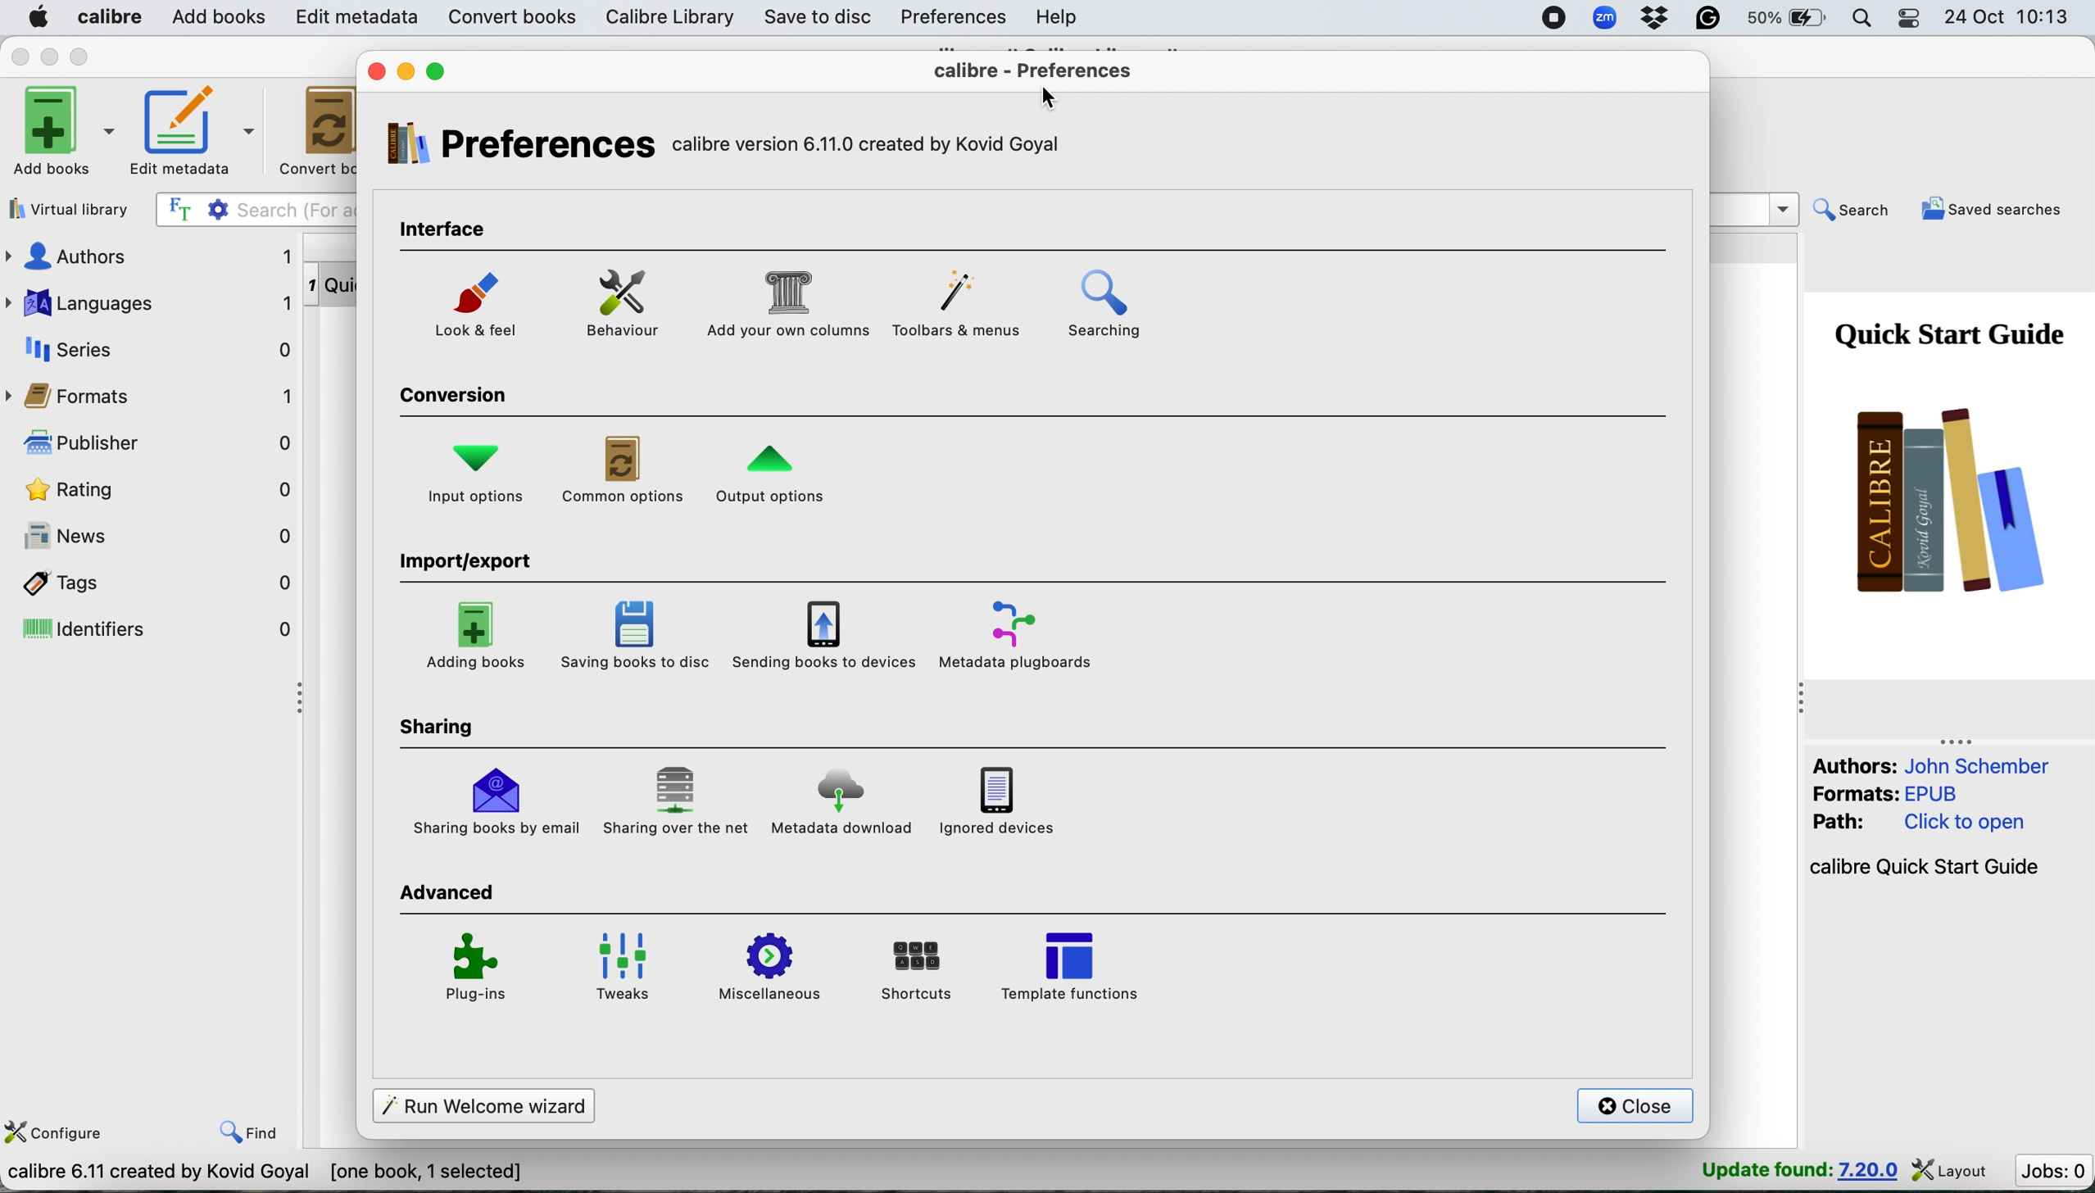 This screenshot has width=2095, height=1193. Describe the element at coordinates (1909, 20) in the screenshot. I see `control center` at that location.